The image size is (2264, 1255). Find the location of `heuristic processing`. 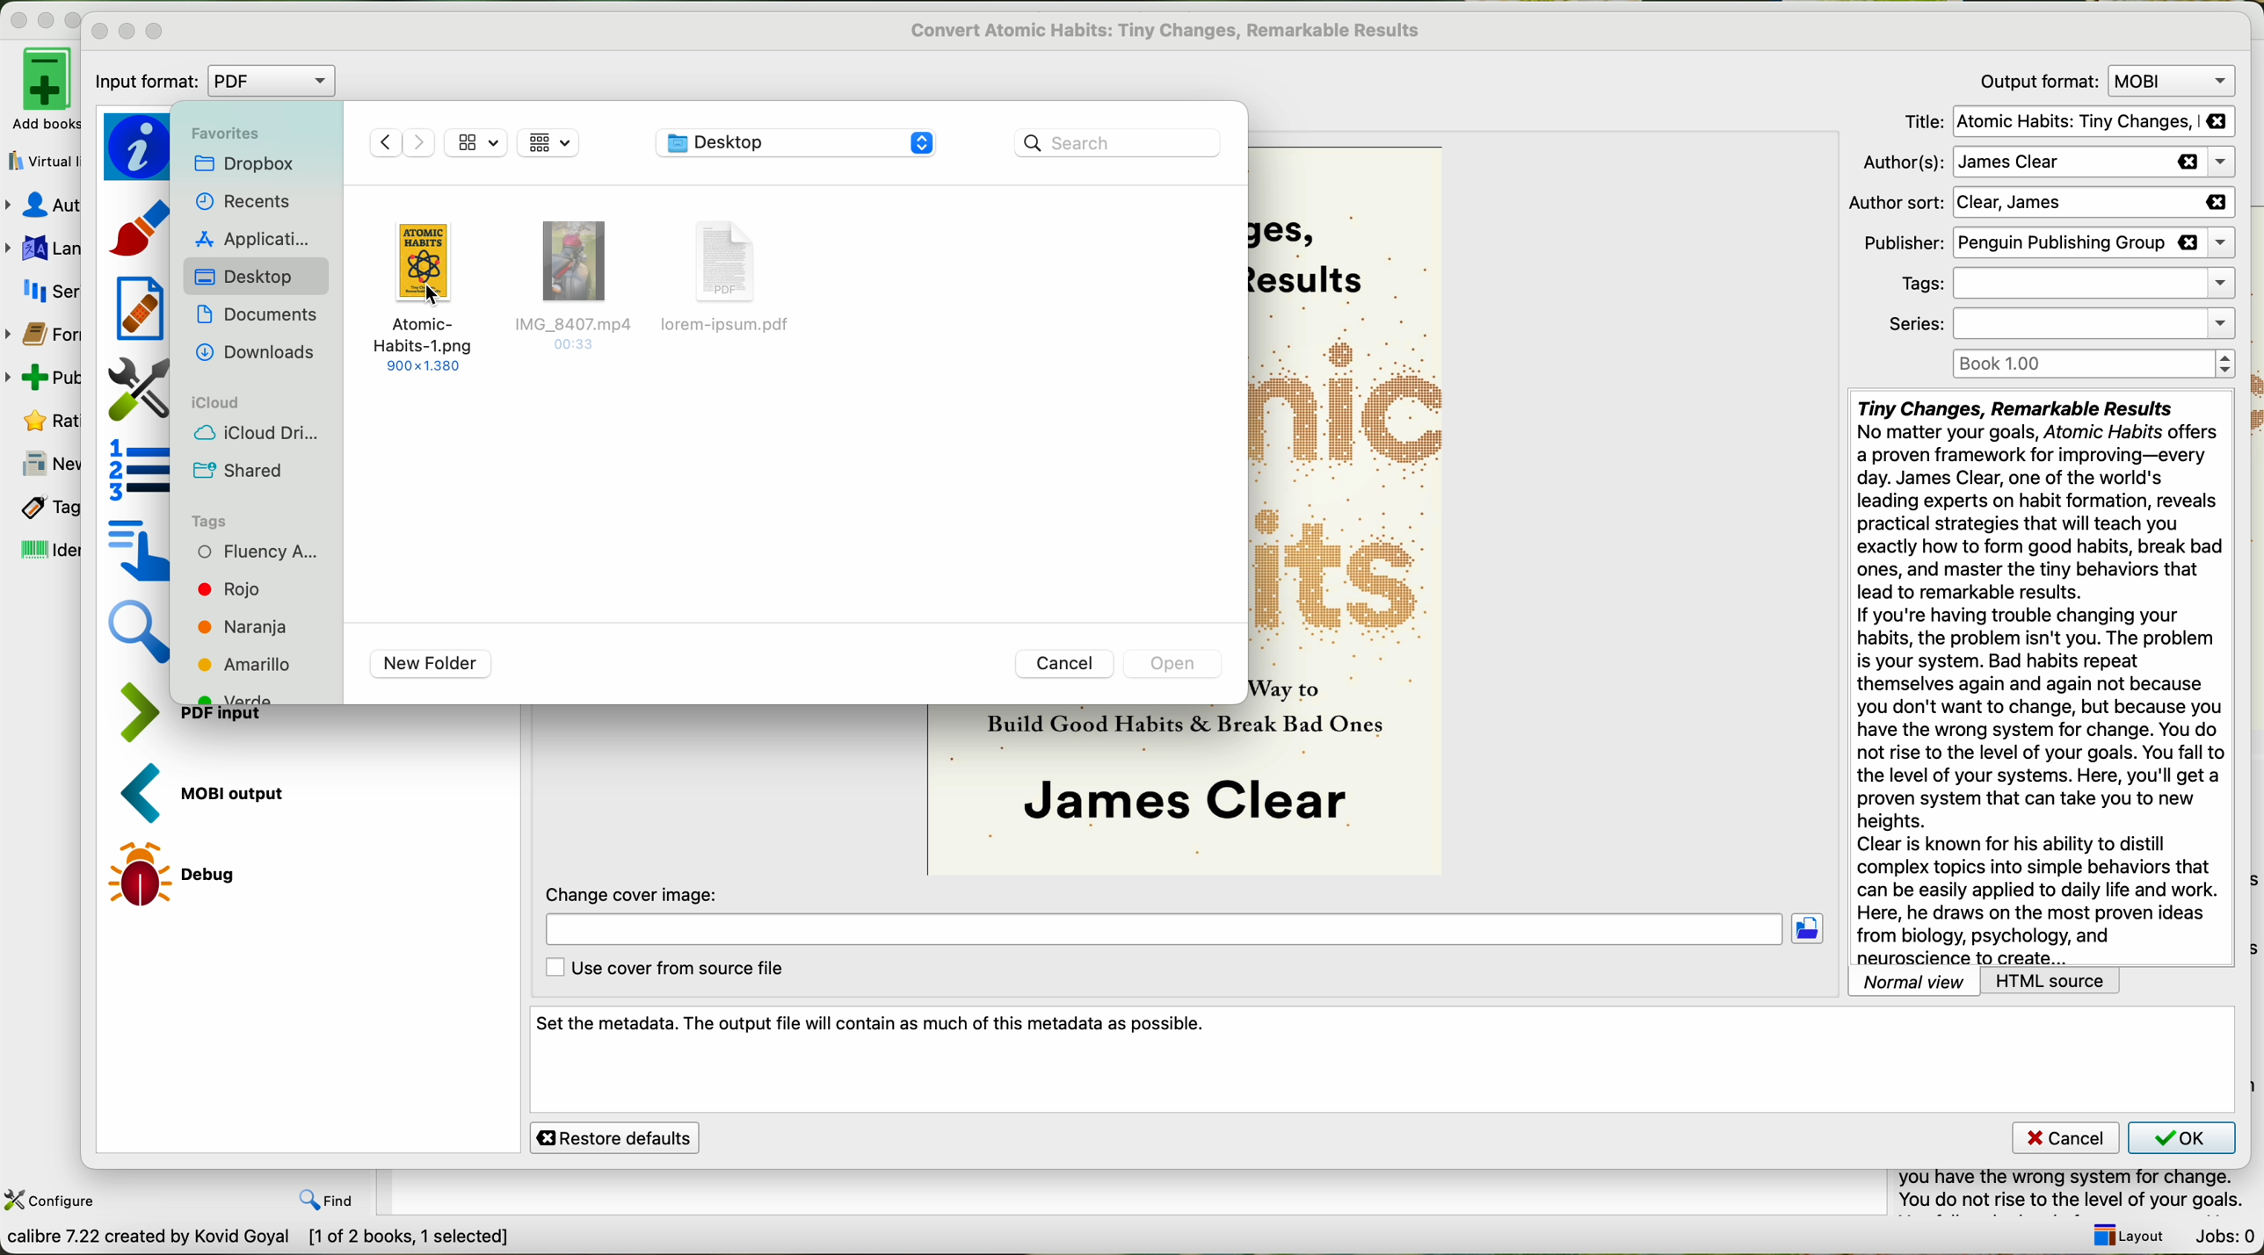

heuristic processing is located at coordinates (140, 307).